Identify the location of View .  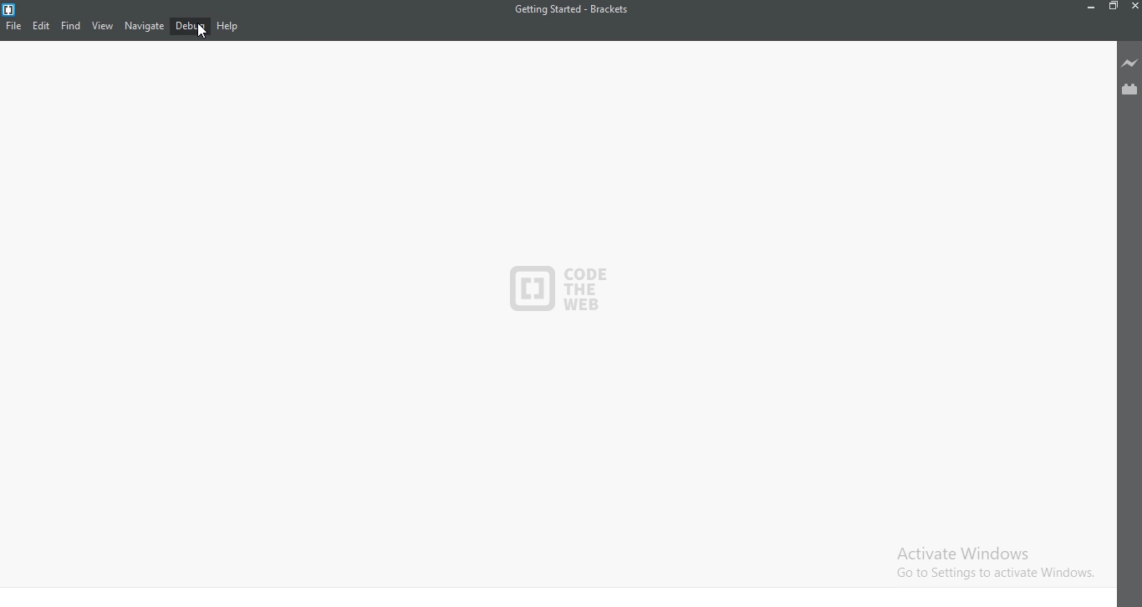
(100, 26).